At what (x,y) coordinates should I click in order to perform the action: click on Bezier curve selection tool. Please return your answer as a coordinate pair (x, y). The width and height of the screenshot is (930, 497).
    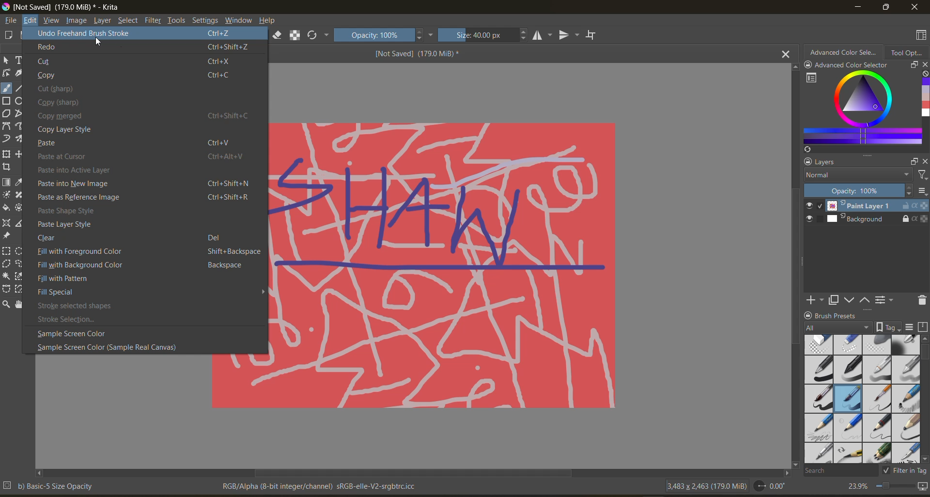
    Looking at the image, I should click on (7, 289).